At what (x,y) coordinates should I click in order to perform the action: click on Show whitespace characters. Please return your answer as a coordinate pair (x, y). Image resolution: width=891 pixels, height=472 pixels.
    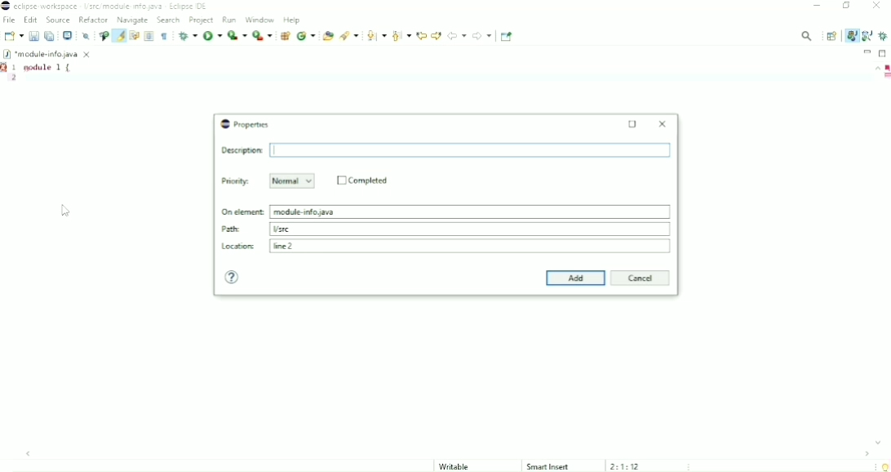
    Looking at the image, I should click on (164, 36).